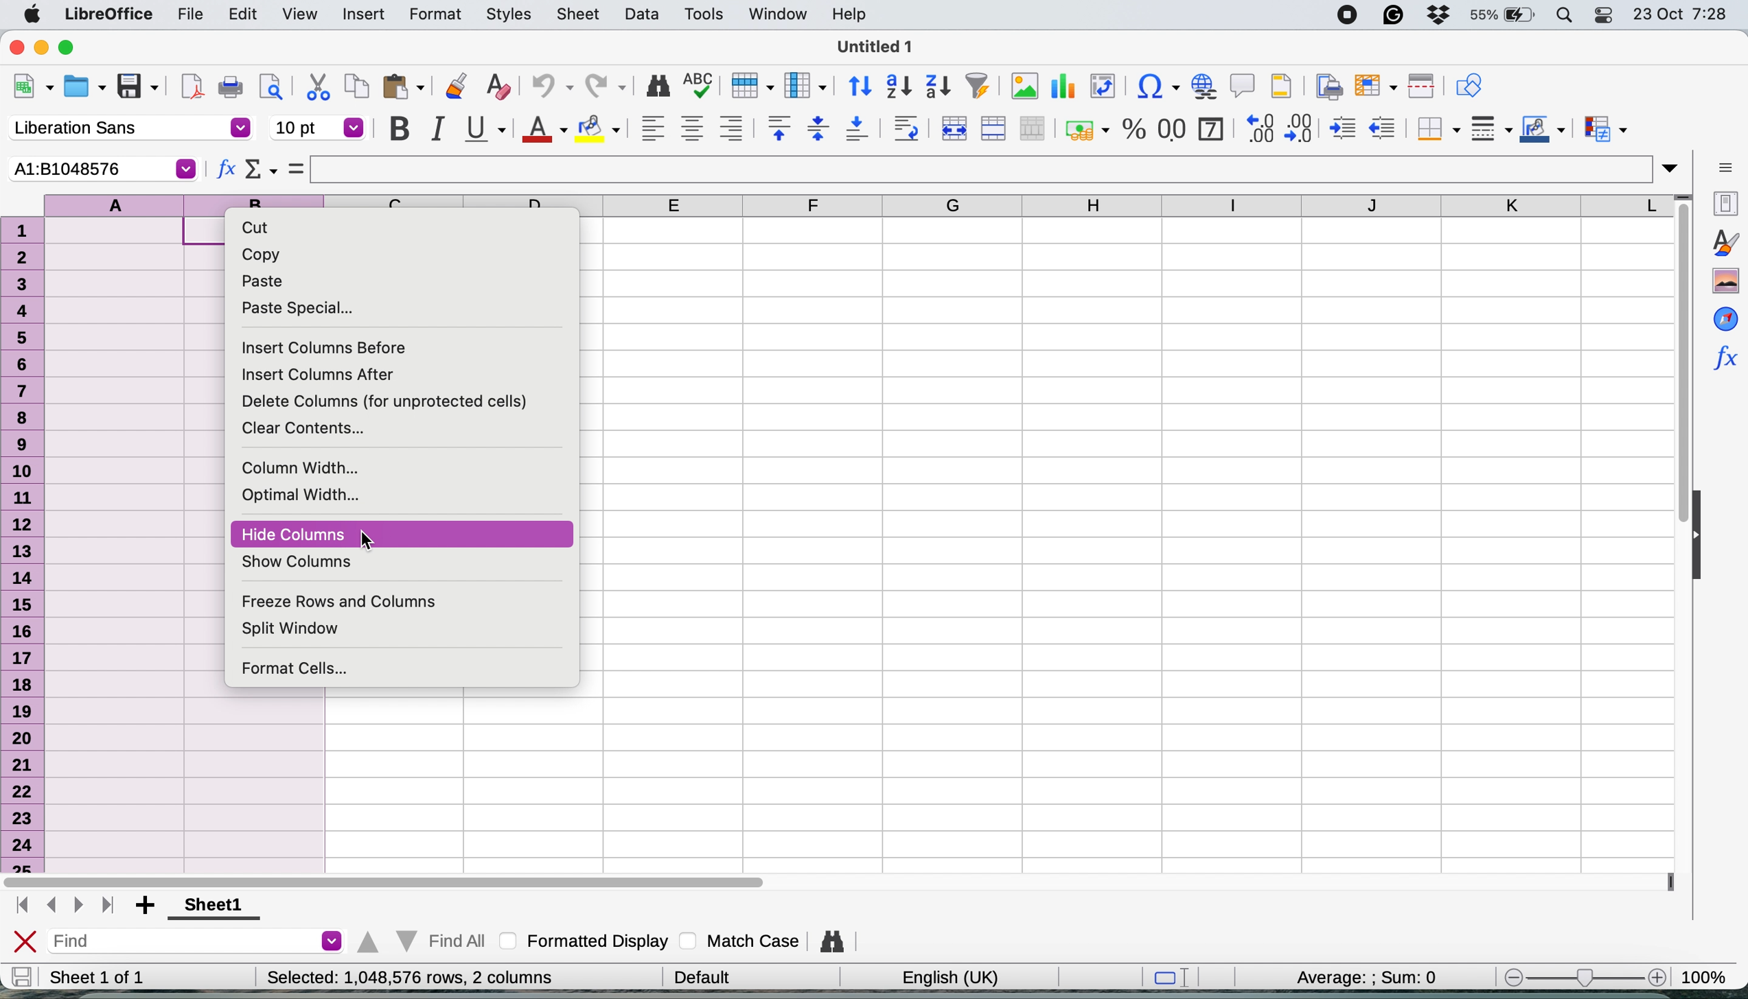 This screenshot has width=1748, height=999. What do you see at coordinates (1384, 127) in the screenshot?
I see `decrease indent` at bounding box center [1384, 127].